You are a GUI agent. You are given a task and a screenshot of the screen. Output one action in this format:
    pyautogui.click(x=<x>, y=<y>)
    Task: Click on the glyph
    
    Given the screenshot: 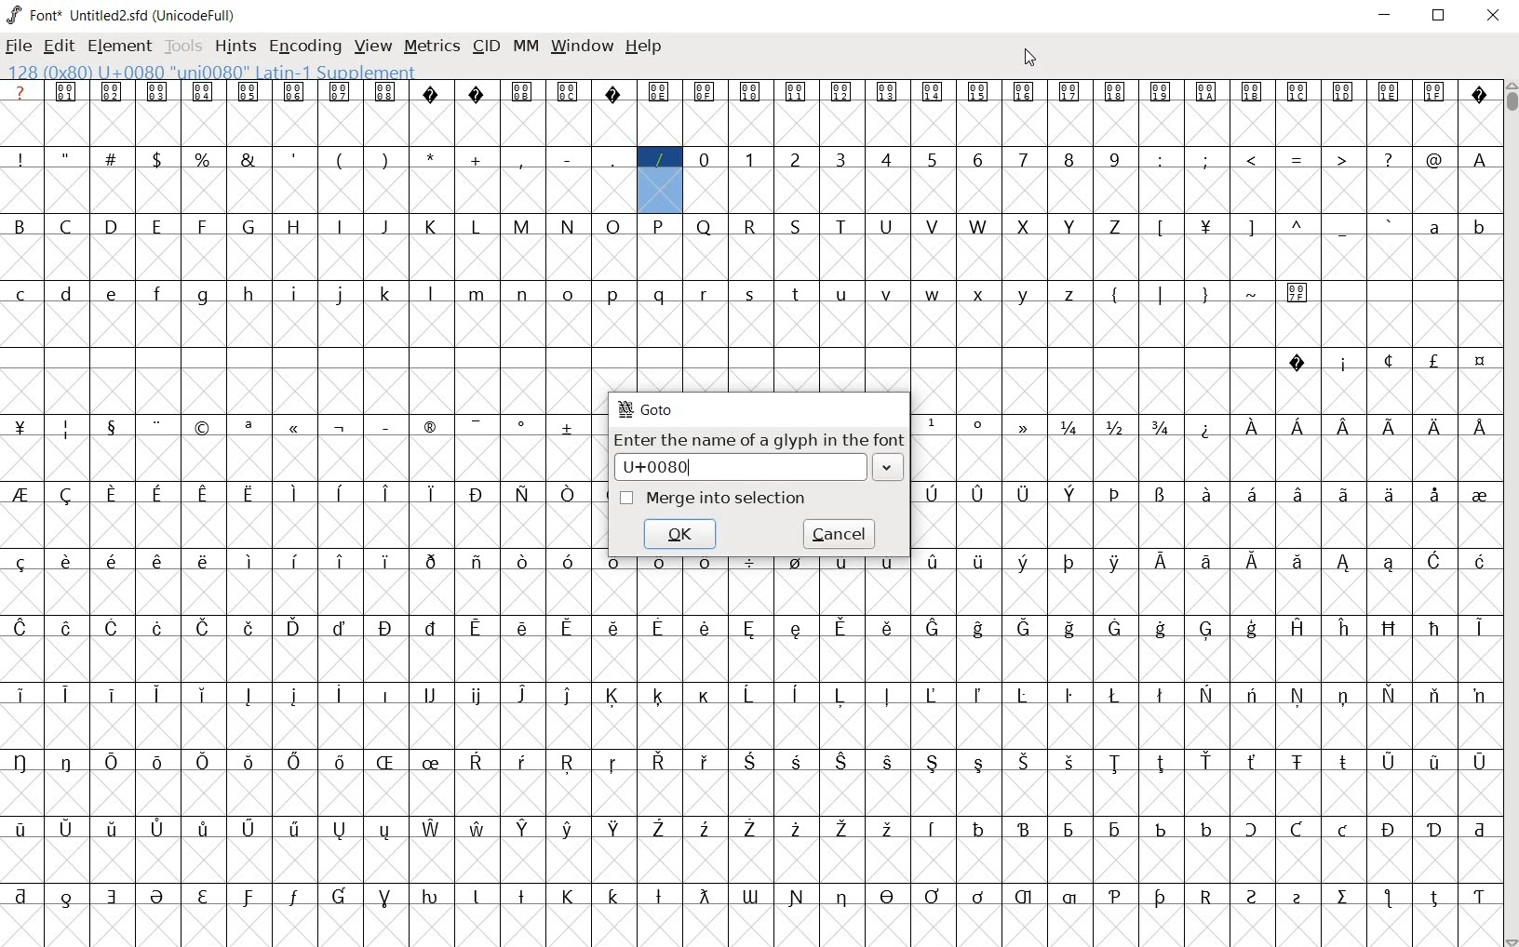 What is the action you would take?
    pyautogui.click(x=1252, y=159)
    